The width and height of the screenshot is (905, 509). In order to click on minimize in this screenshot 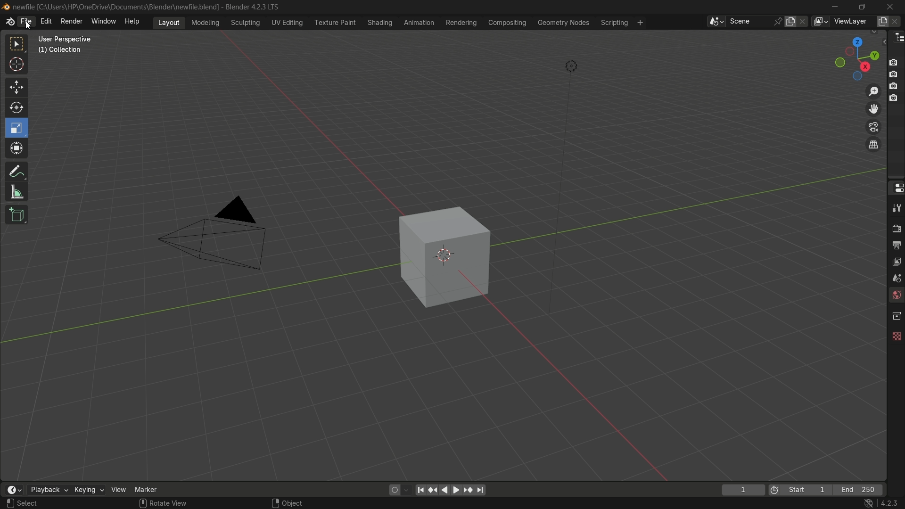, I will do `click(835, 7)`.